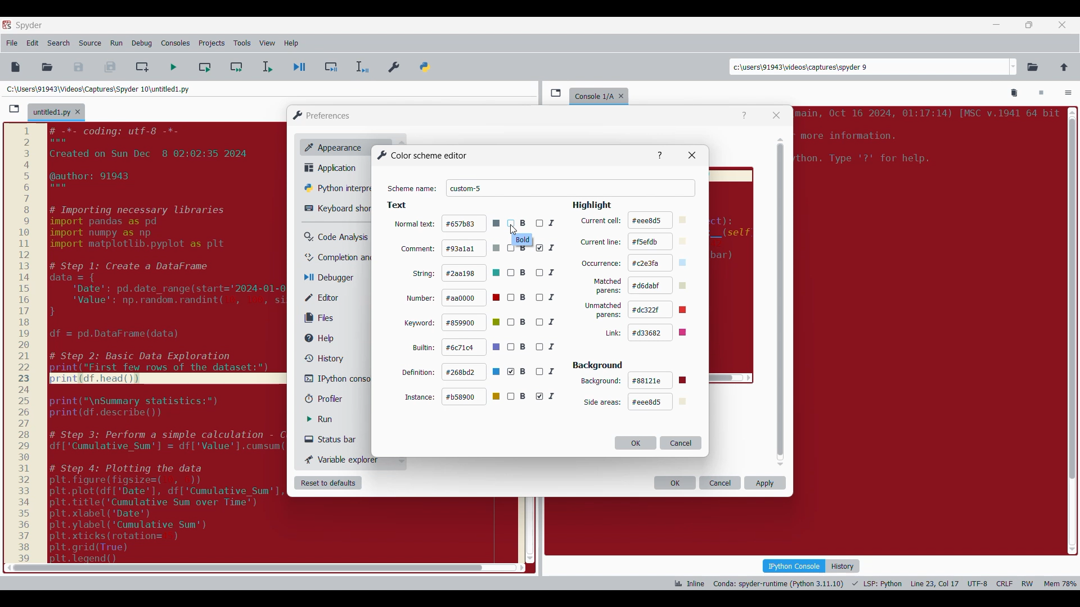  I want to click on I, so click(548, 372).